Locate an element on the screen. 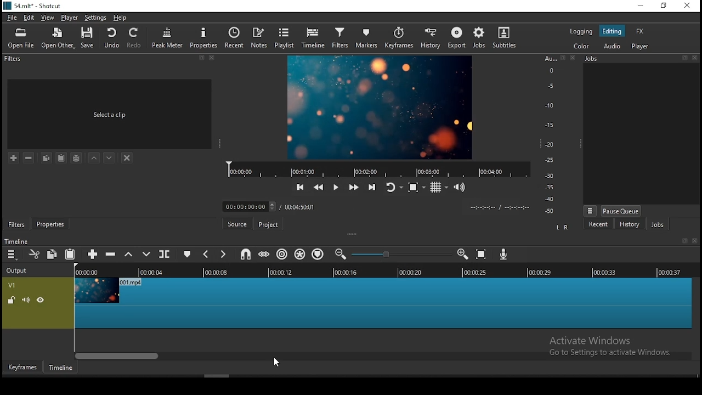  filter is located at coordinates (341, 38).